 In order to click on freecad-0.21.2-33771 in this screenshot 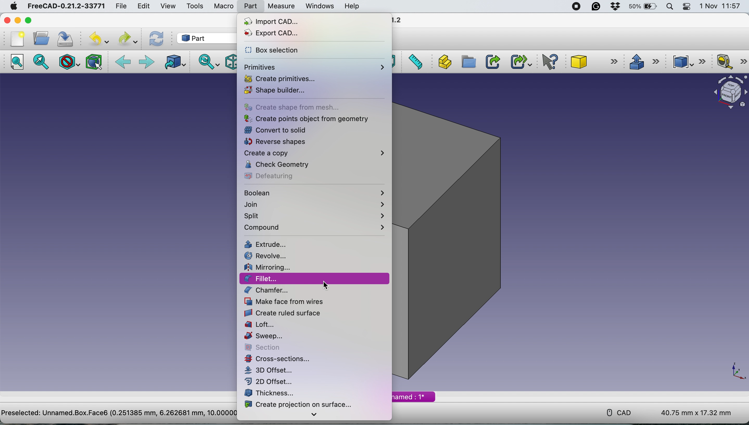, I will do `click(64, 6)`.